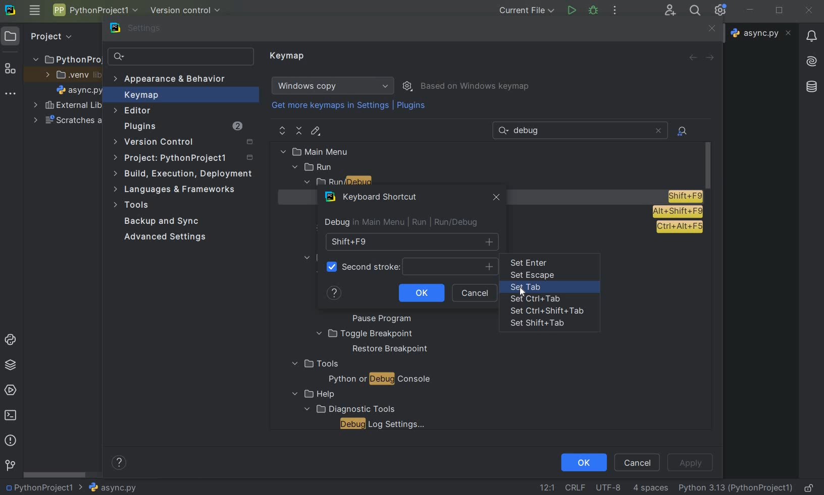 This screenshot has height=495, width=824. I want to click on Shift+F9, so click(685, 196).